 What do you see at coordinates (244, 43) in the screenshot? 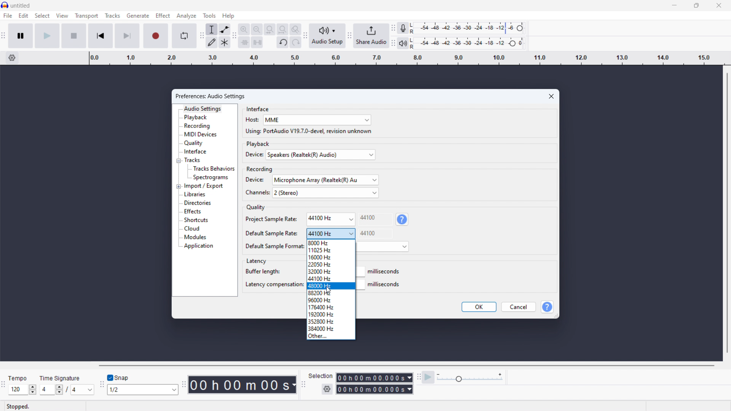
I see `trim audio outside selection` at bounding box center [244, 43].